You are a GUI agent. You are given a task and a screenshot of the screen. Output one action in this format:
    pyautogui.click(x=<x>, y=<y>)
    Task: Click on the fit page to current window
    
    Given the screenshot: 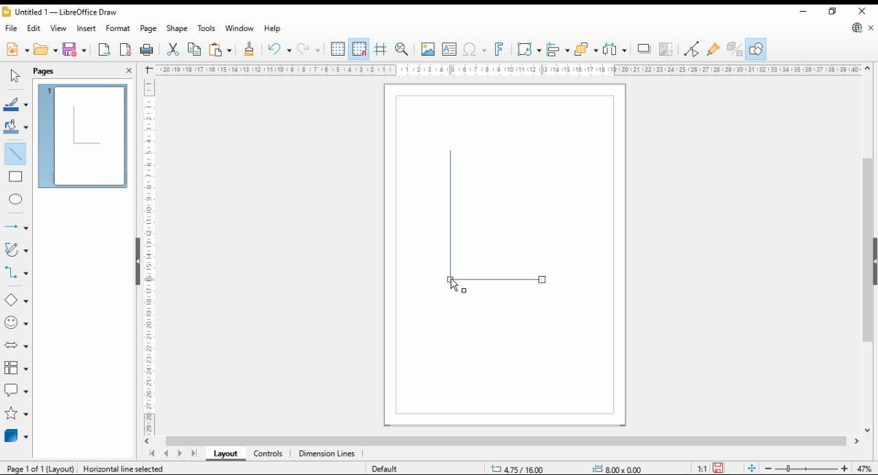 What is the action you would take?
    pyautogui.click(x=752, y=468)
    